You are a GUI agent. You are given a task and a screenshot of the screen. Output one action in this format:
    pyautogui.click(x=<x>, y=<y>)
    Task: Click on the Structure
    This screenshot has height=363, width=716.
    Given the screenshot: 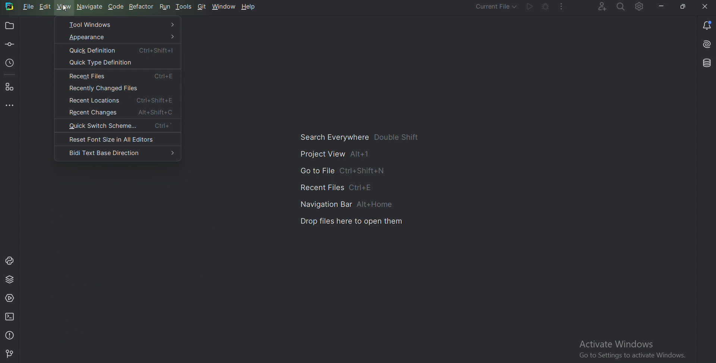 What is the action you would take?
    pyautogui.click(x=10, y=88)
    